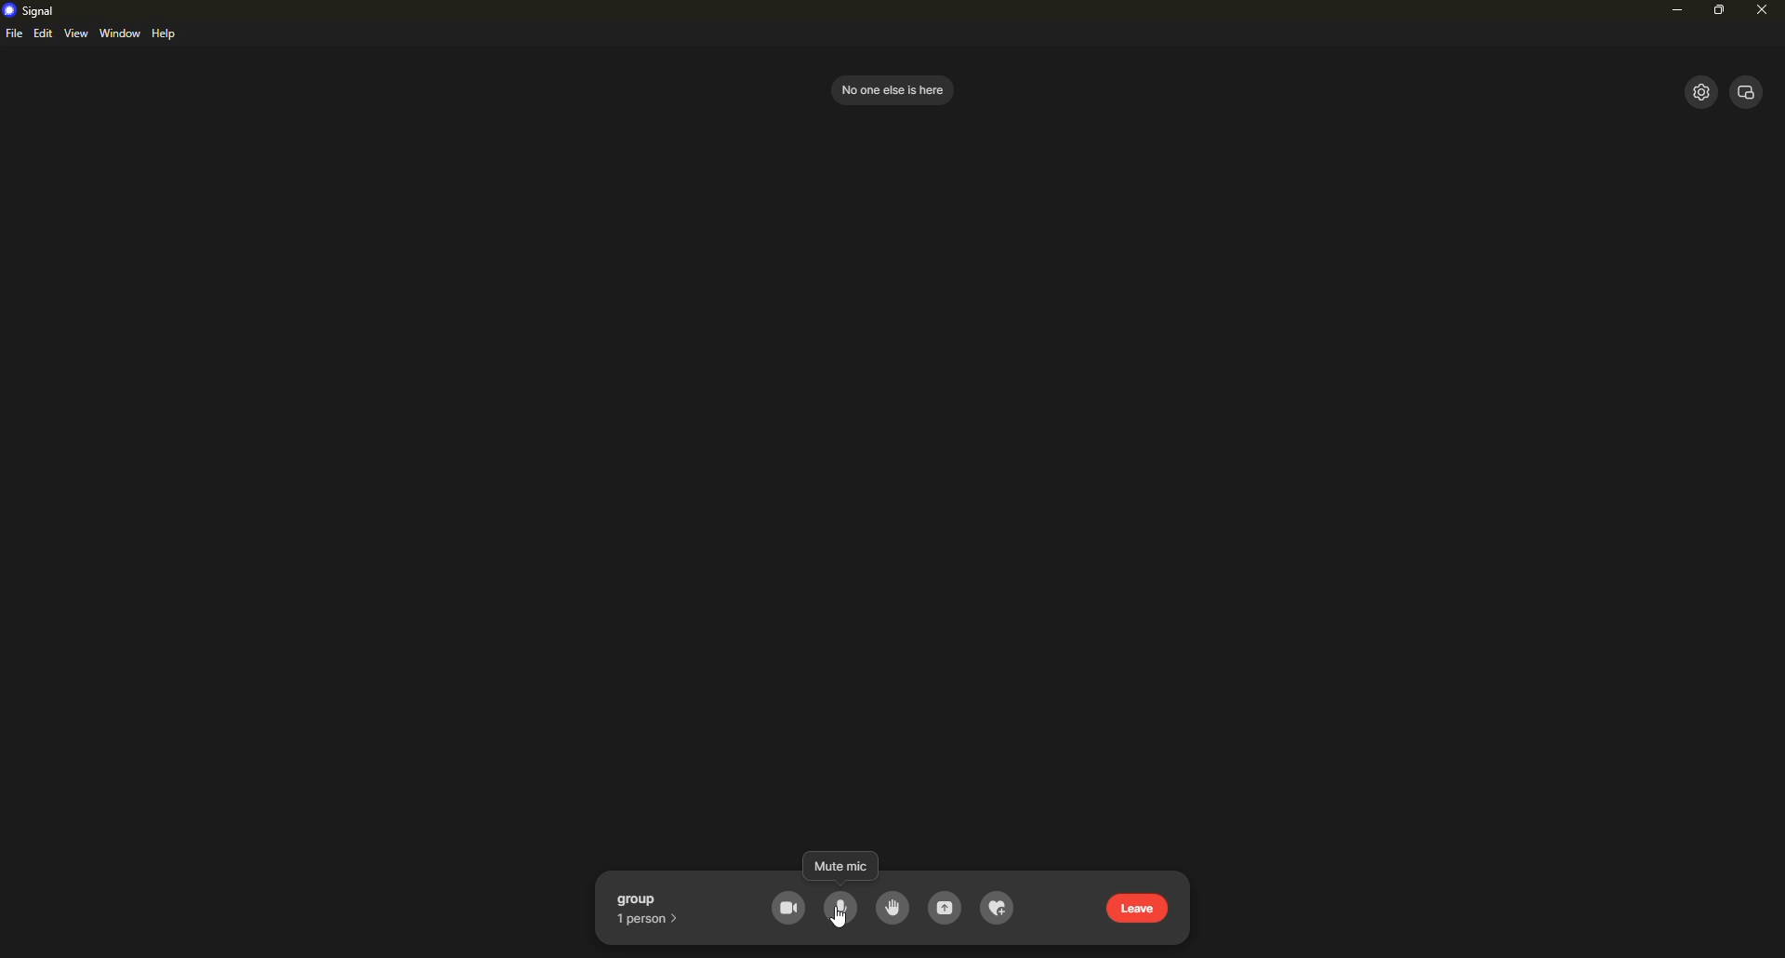 This screenshot has width=1785, height=958. I want to click on close, so click(1761, 10).